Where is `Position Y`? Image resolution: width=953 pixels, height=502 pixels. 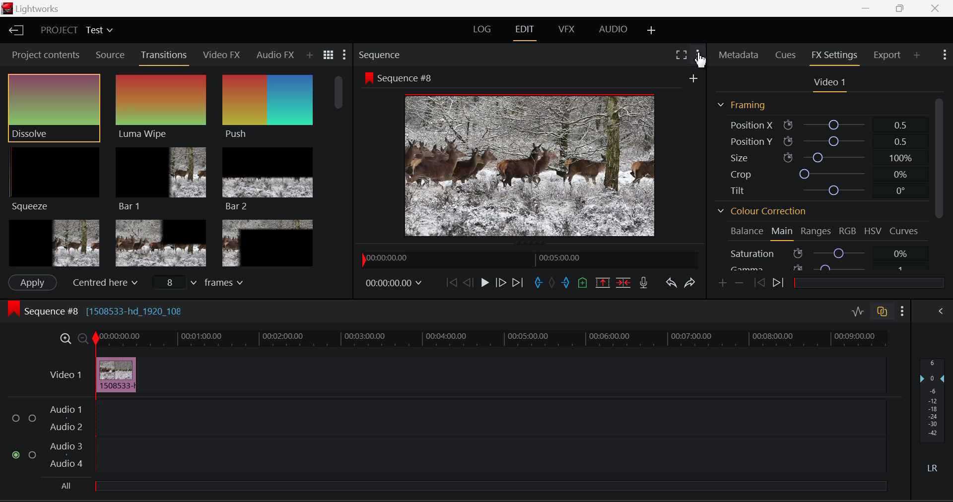 Position Y is located at coordinates (819, 140).